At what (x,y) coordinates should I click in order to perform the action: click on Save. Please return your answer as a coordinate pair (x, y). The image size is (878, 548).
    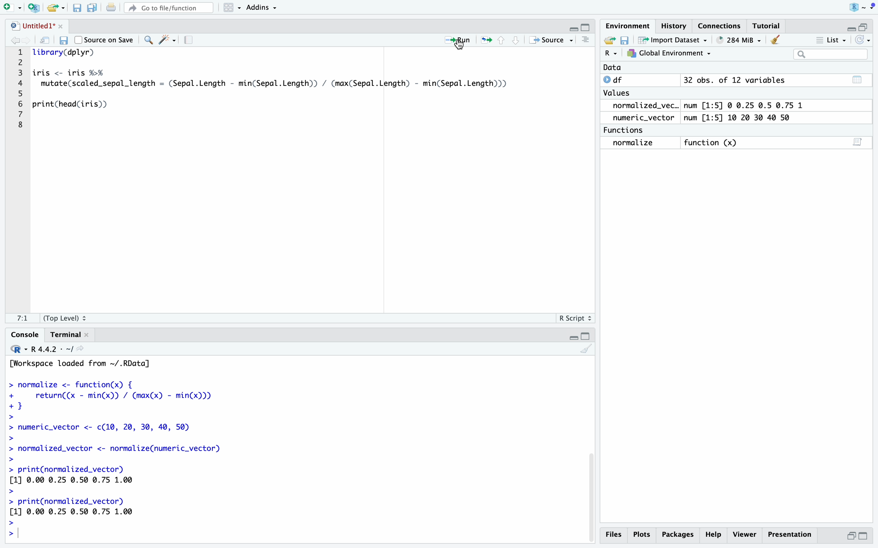
    Looking at the image, I should click on (625, 40).